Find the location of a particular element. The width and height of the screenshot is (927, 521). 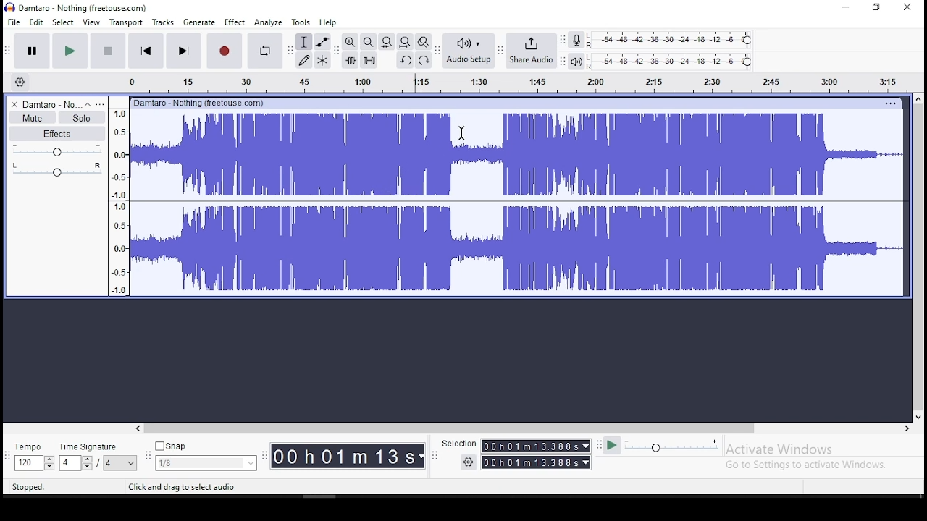

tempo is located at coordinates (30, 446).